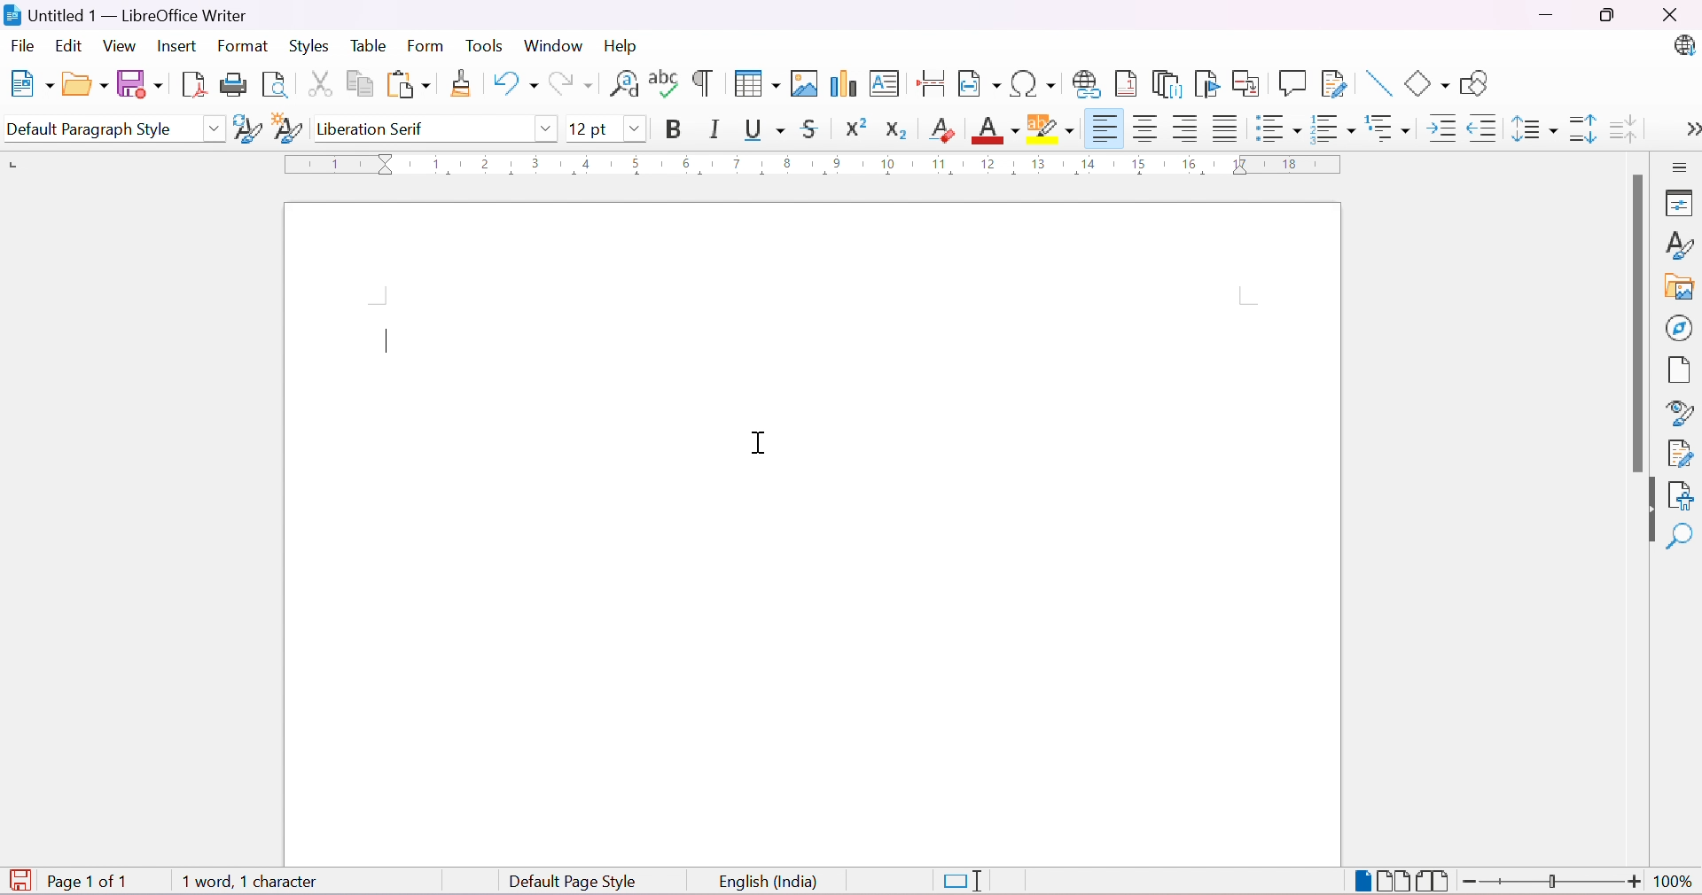 This screenshot has width=1702, height=895. Describe the element at coordinates (663, 84) in the screenshot. I see `Check Spelling` at that location.